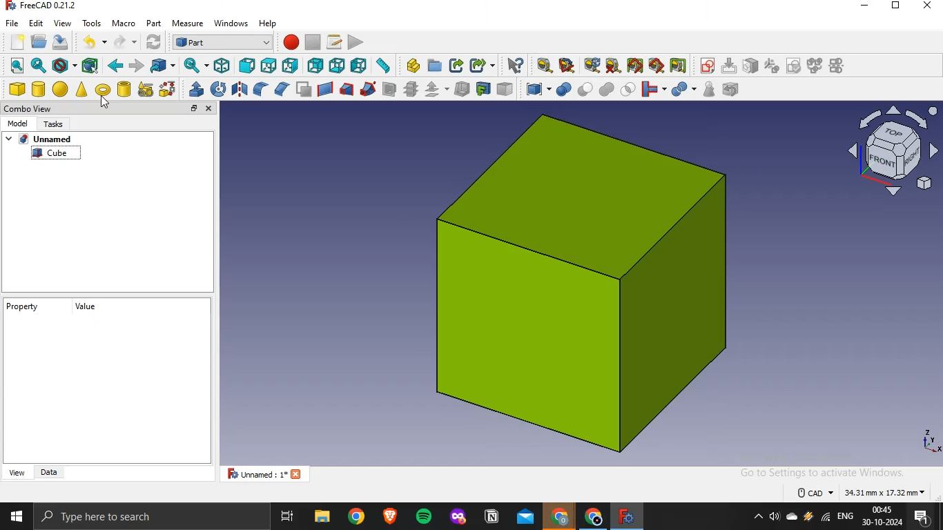 This screenshot has height=530, width=943. Describe the element at coordinates (606, 89) in the screenshot. I see `union` at that location.